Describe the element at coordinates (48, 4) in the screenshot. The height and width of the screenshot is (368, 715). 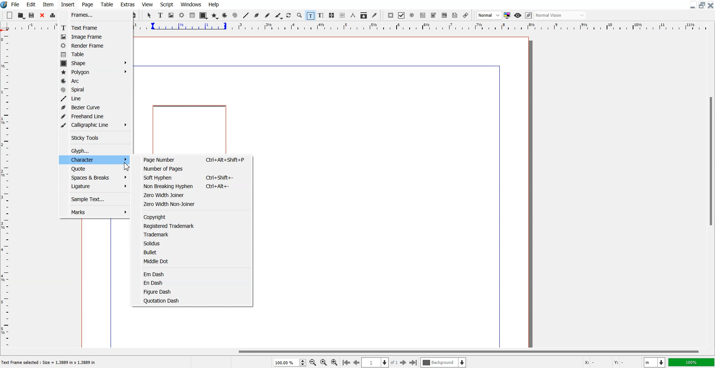
I see `Item` at that location.